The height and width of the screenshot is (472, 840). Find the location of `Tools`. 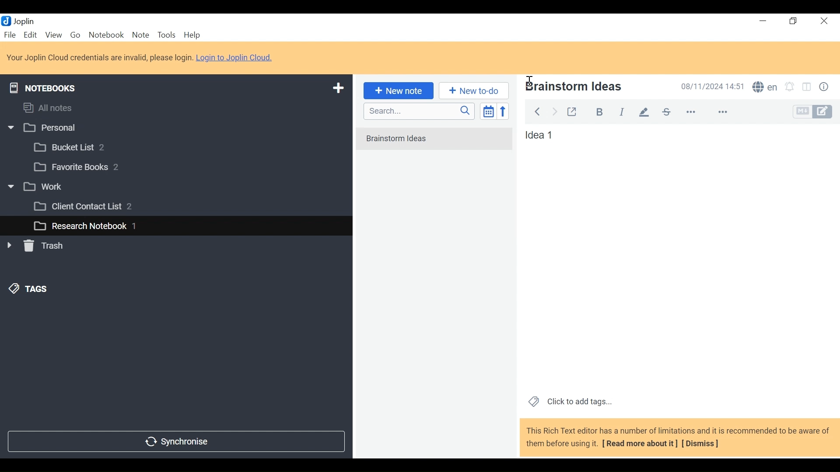

Tools is located at coordinates (166, 35).